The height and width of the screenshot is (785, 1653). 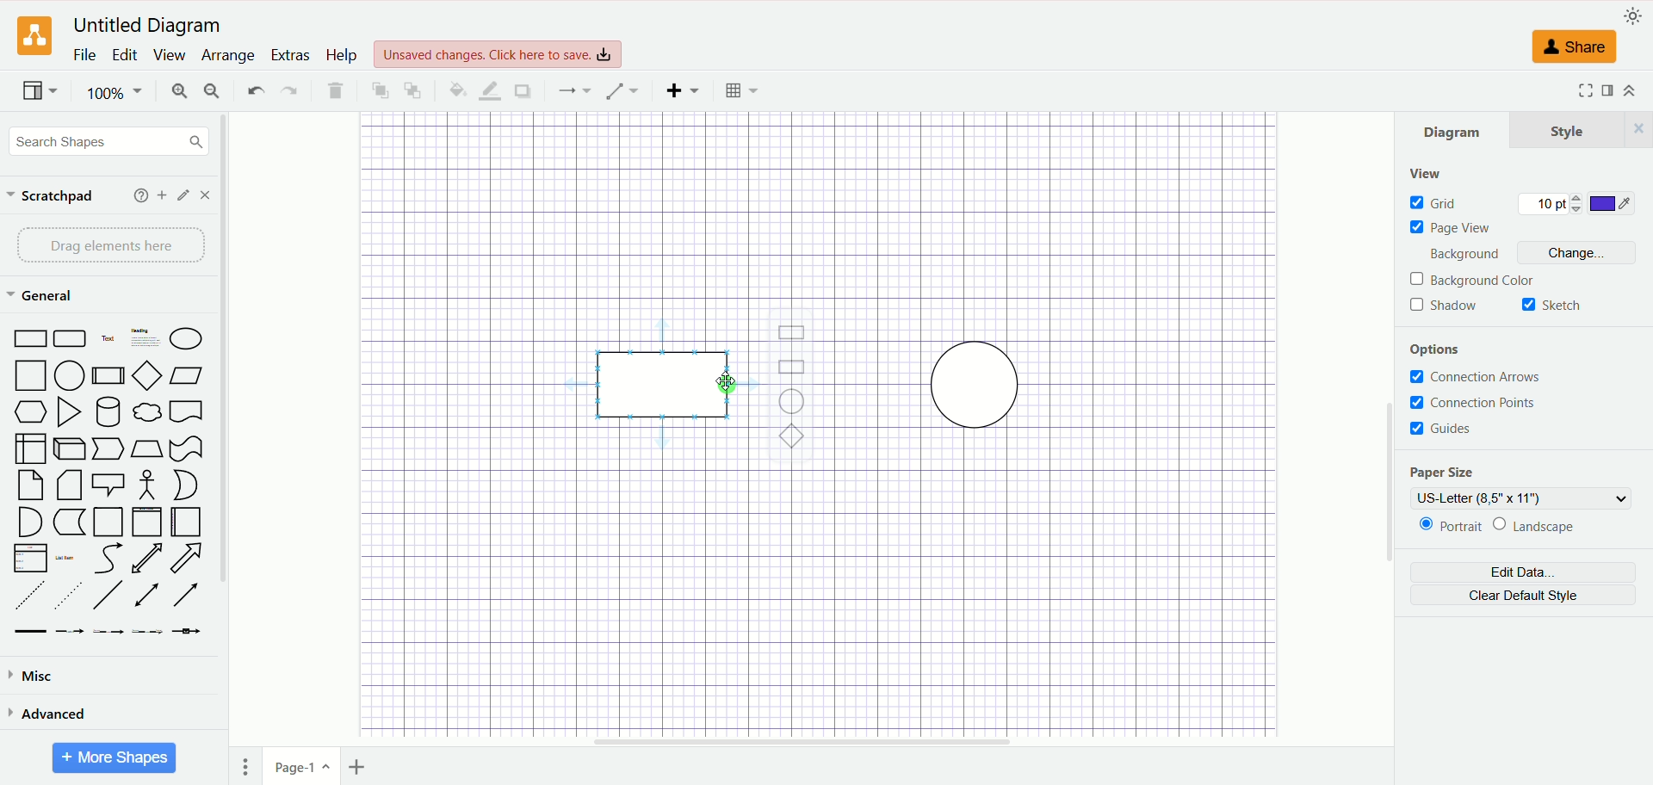 I want to click on undo, so click(x=252, y=90).